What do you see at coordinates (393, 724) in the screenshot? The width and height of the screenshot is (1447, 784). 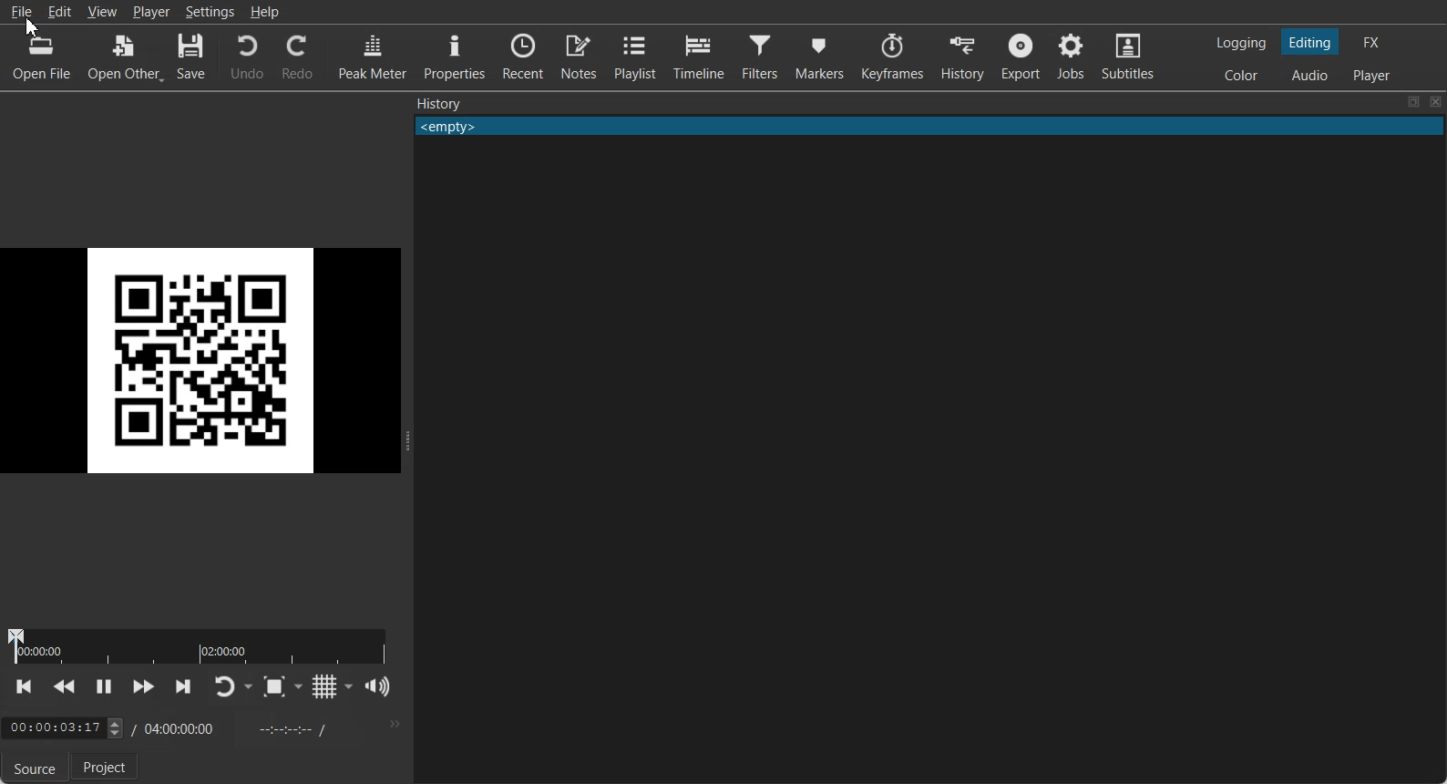 I see `More` at bounding box center [393, 724].